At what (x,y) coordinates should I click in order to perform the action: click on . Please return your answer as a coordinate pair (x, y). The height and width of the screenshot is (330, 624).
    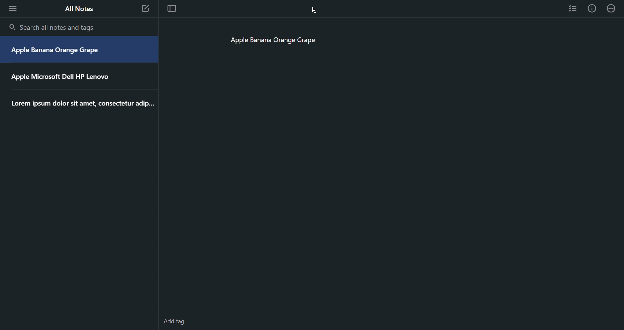
    Looking at the image, I should click on (83, 104).